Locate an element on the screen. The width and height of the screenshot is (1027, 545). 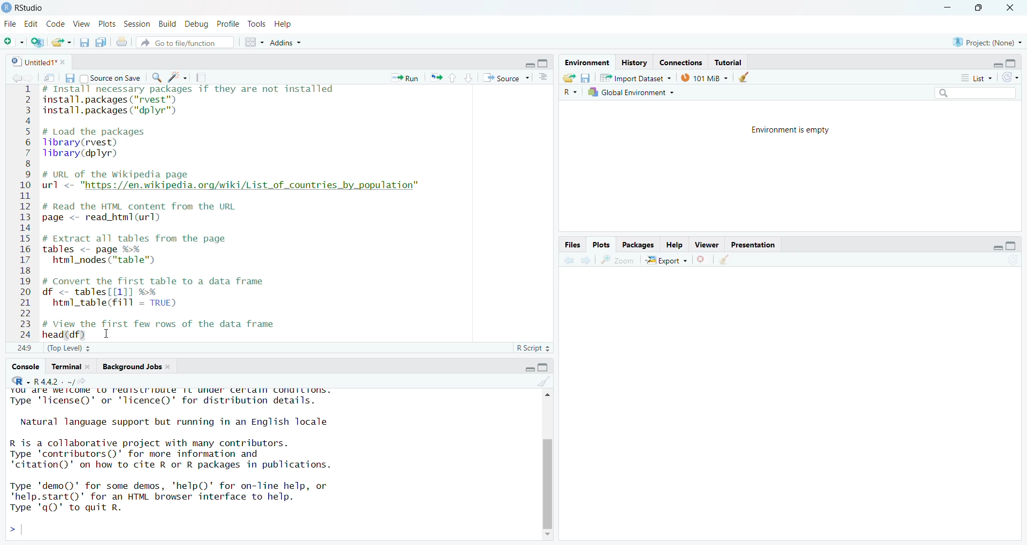
options is located at coordinates (255, 42).